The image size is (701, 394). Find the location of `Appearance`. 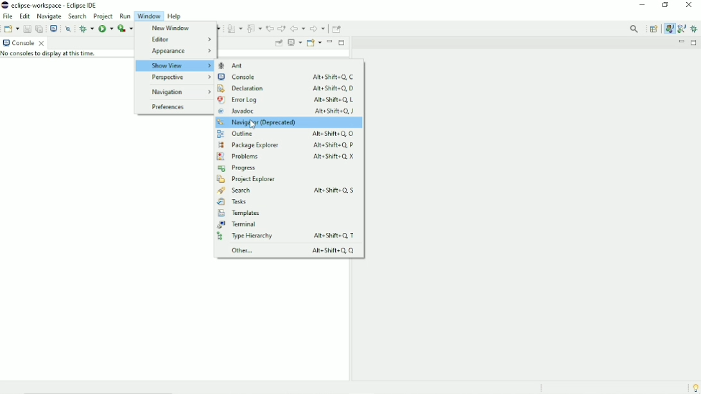

Appearance is located at coordinates (180, 51).